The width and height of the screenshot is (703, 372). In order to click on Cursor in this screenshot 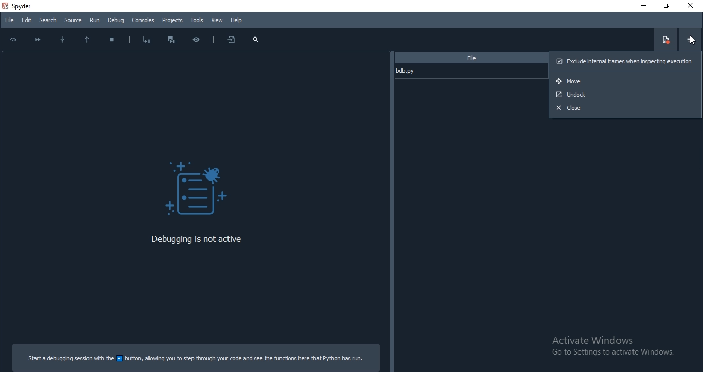, I will do `click(692, 41)`.